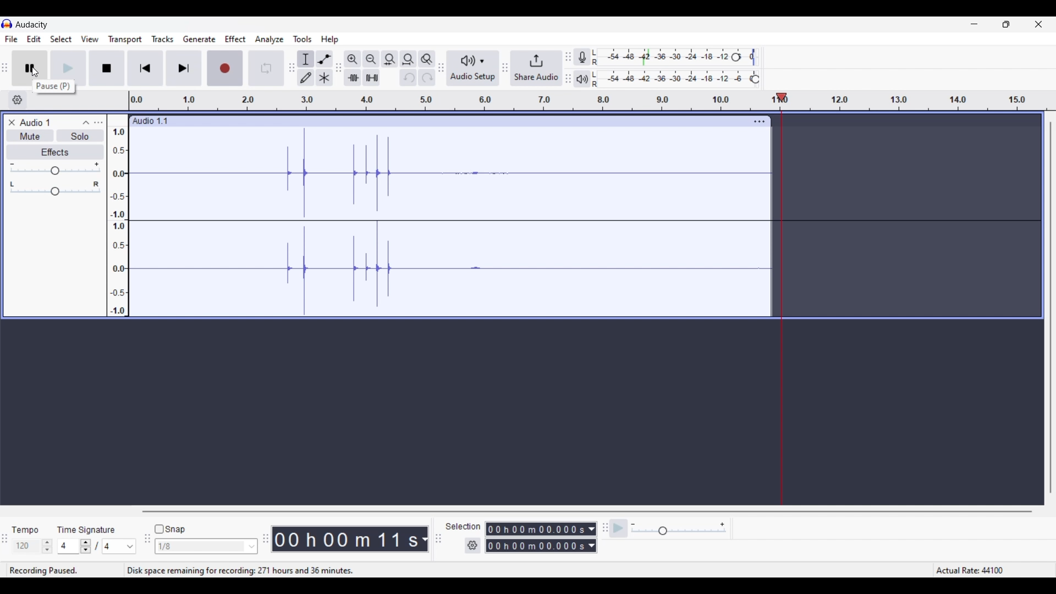 This screenshot has height=594, width=1056. I want to click on Increase/Decrease time signature, so click(86, 547).